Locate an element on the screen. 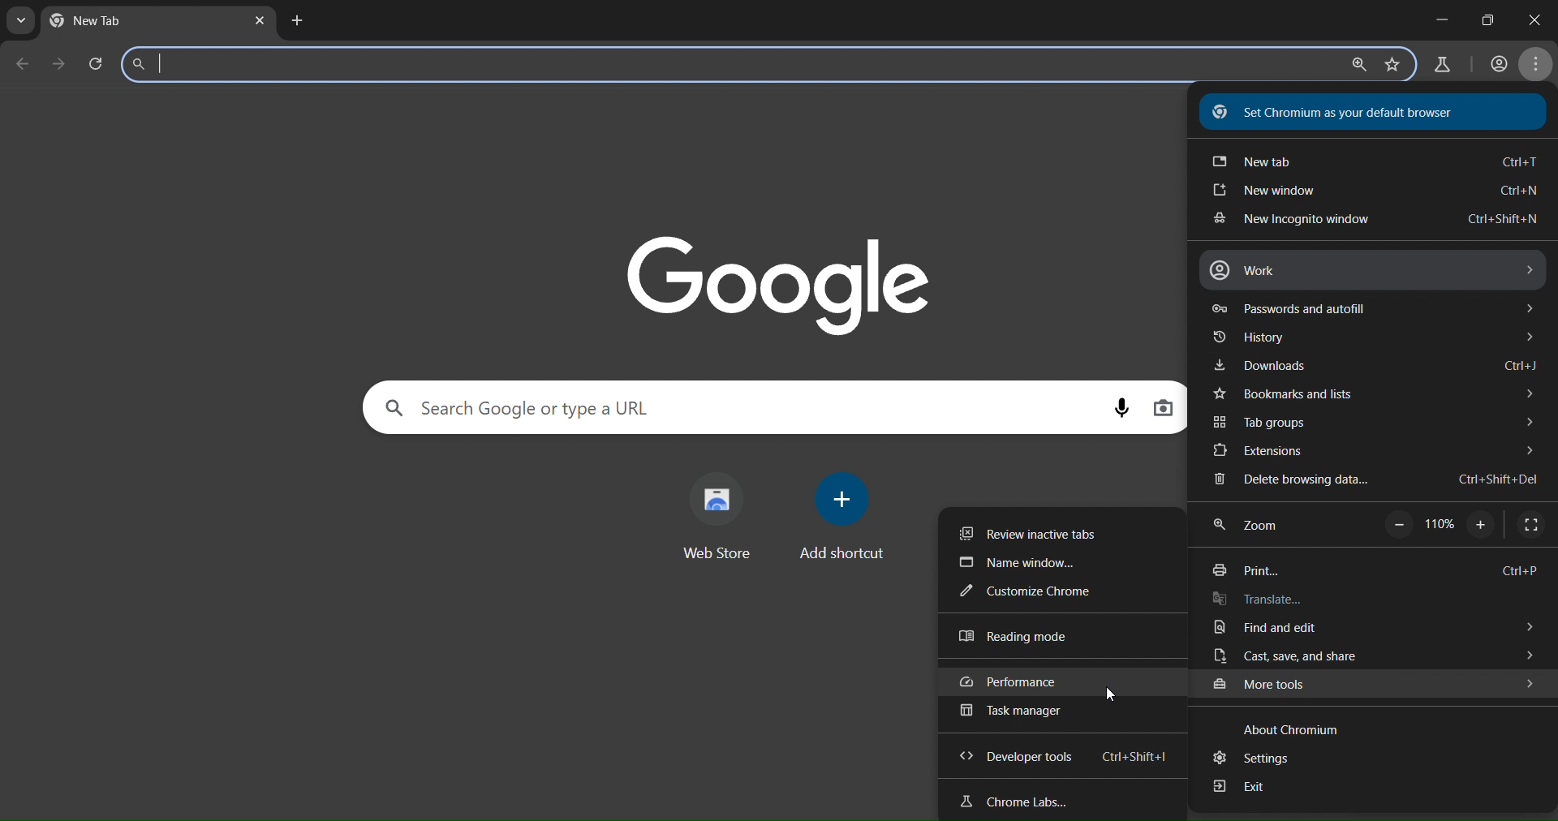 The width and height of the screenshot is (1558, 821). close tab is located at coordinates (262, 22).